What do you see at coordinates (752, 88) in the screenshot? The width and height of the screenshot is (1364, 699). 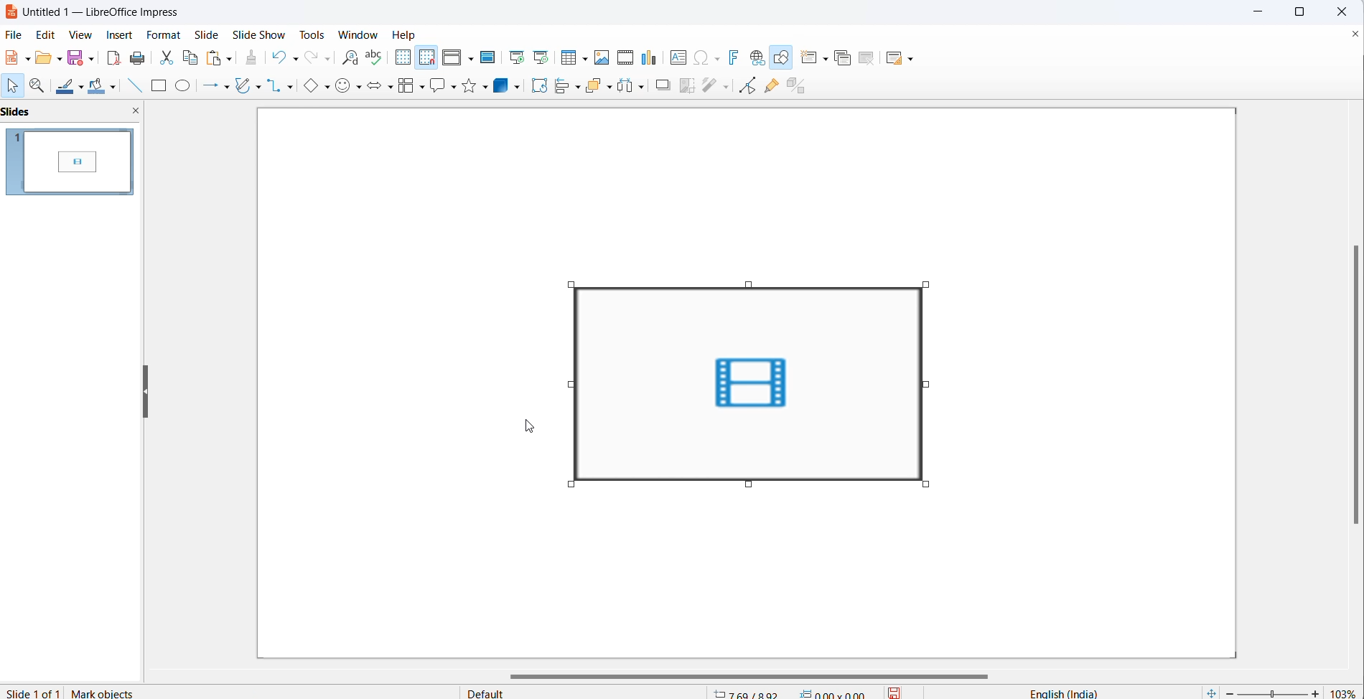 I see `toggle endpoint edit mode` at bounding box center [752, 88].